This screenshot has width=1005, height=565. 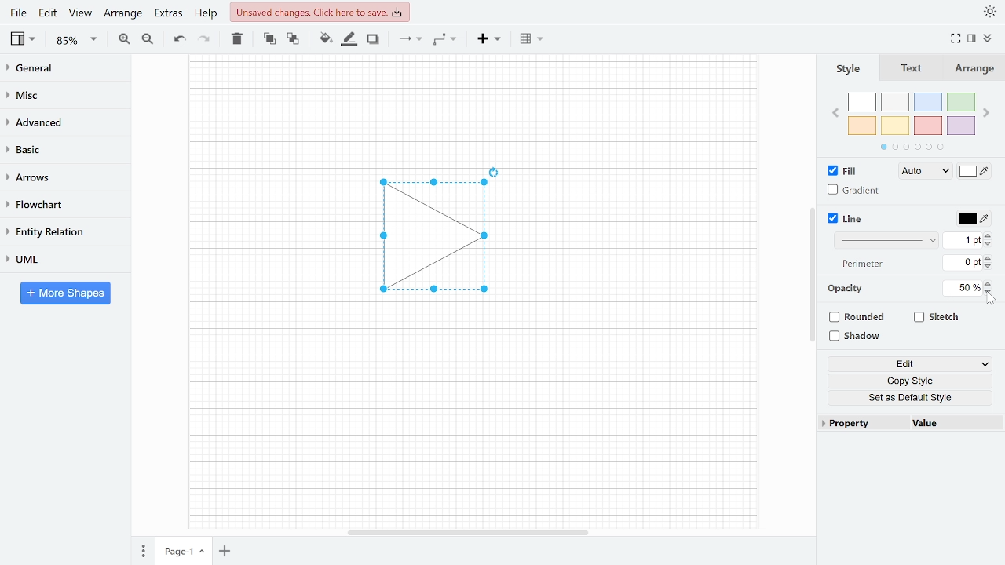 I want to click on Fill color, so click(x=975, y=173).